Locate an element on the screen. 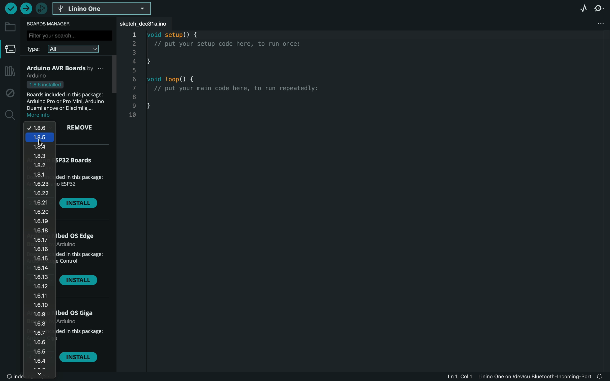 The width and height of the screenshot is (610, 381). install is located at coordinates (80, 281).